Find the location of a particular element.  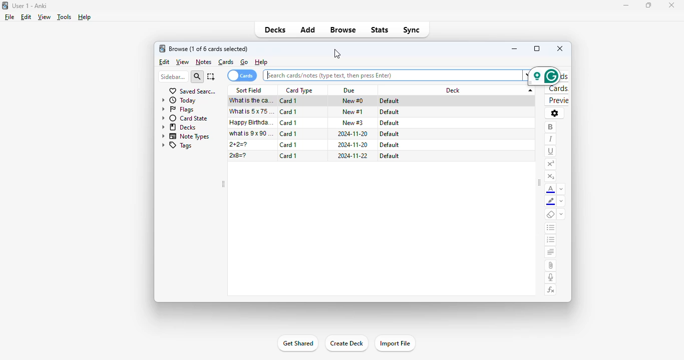

saved searches is located at coordinates (192, 91).